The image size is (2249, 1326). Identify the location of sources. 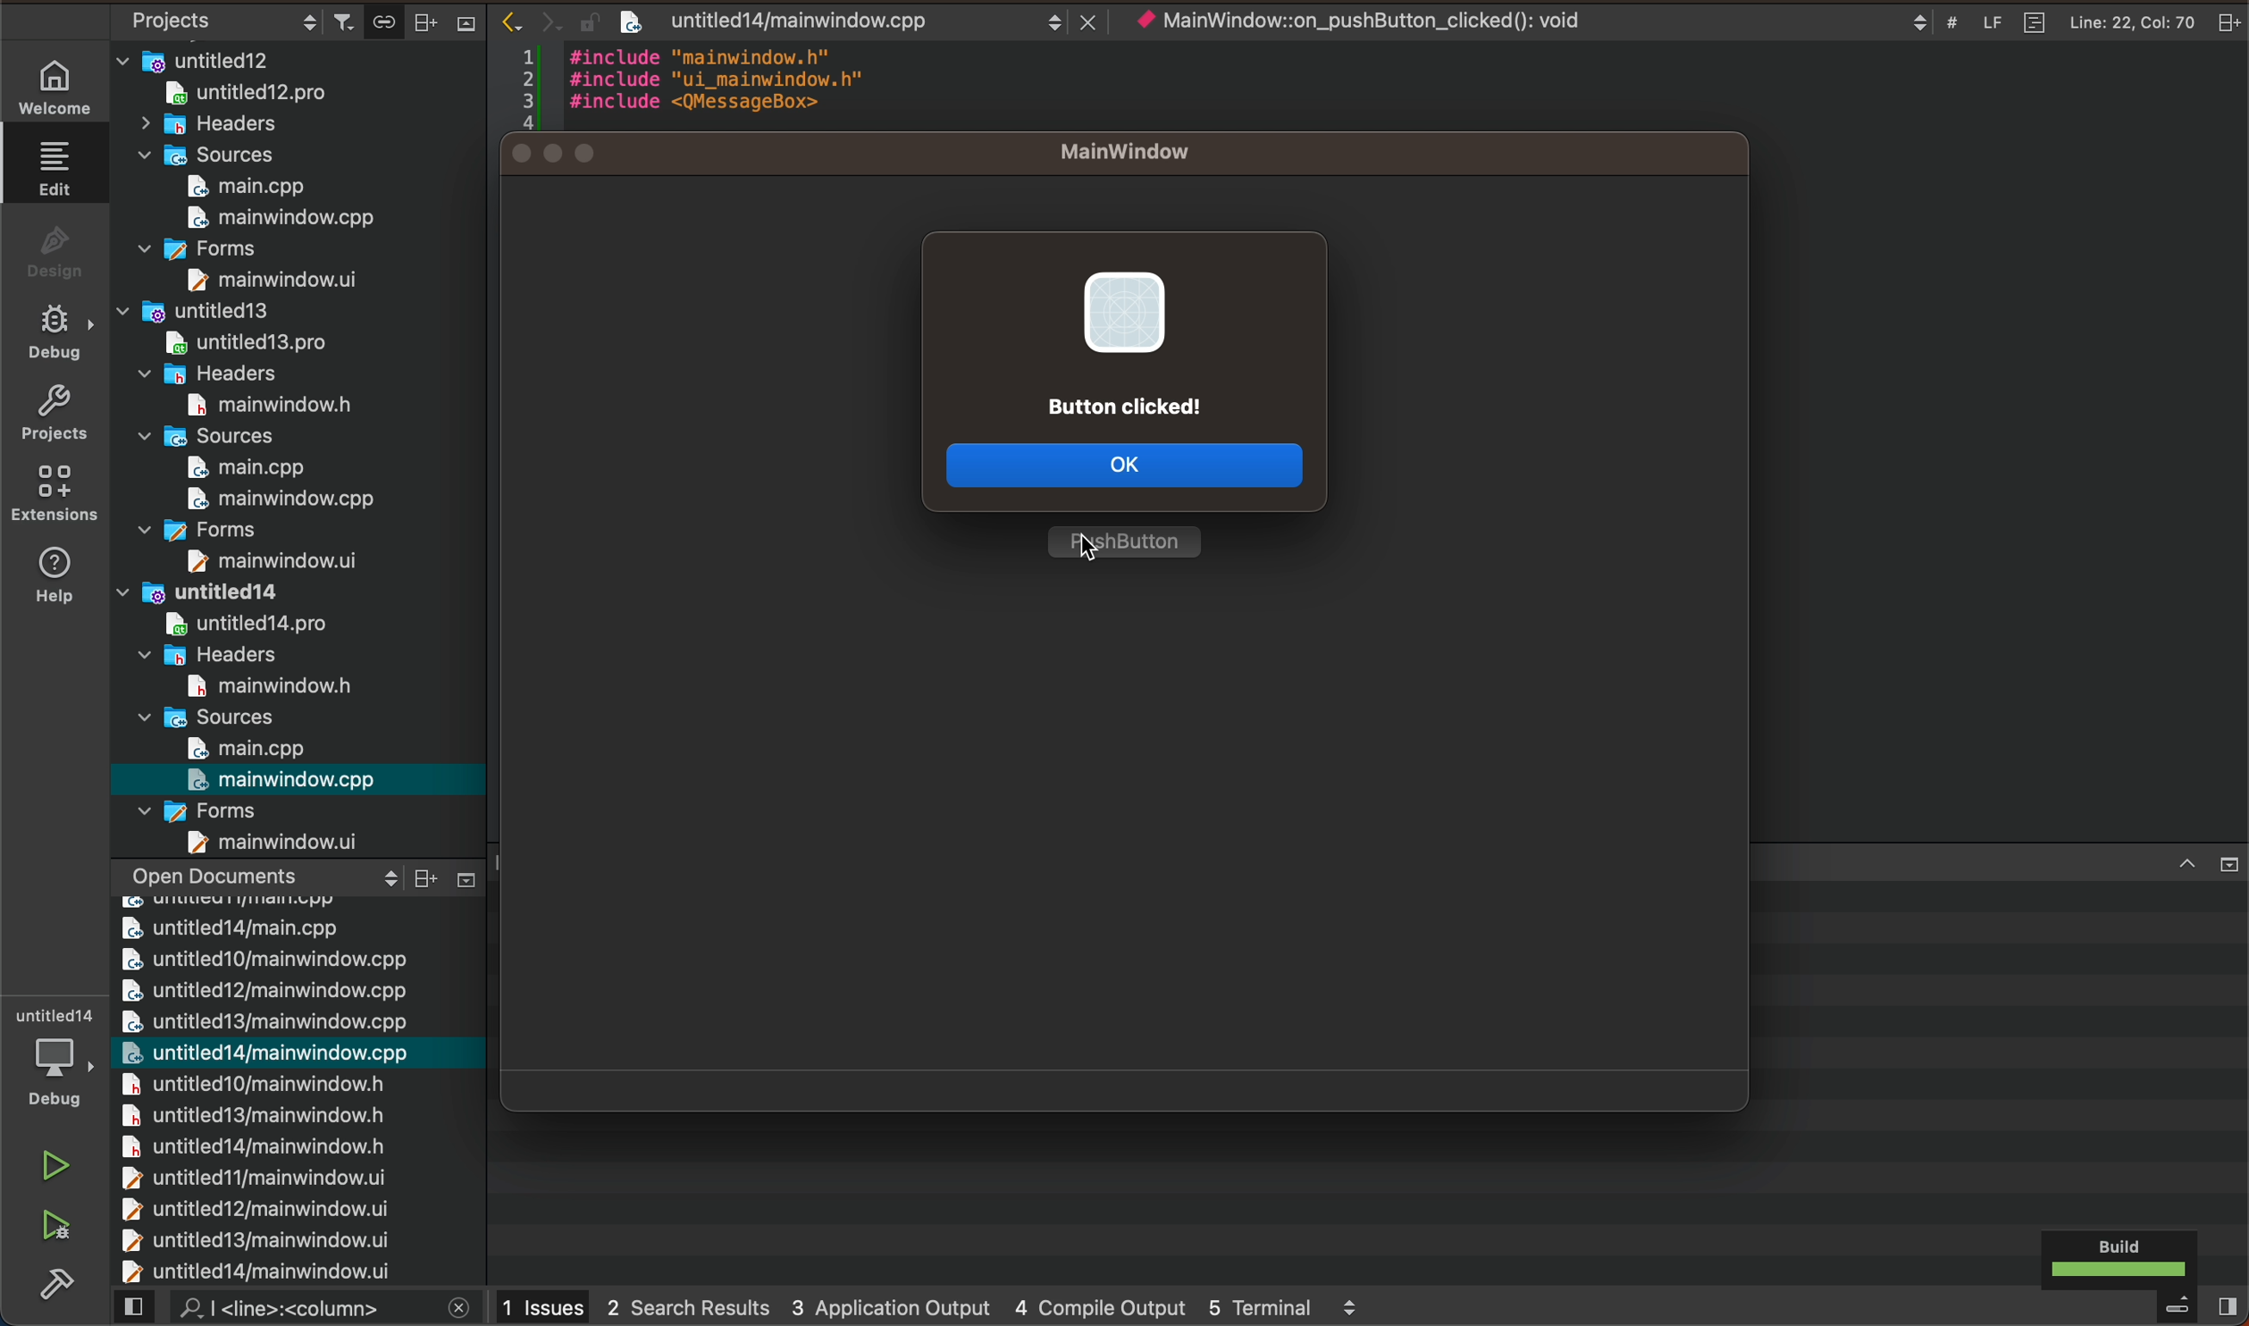
(210, 155).